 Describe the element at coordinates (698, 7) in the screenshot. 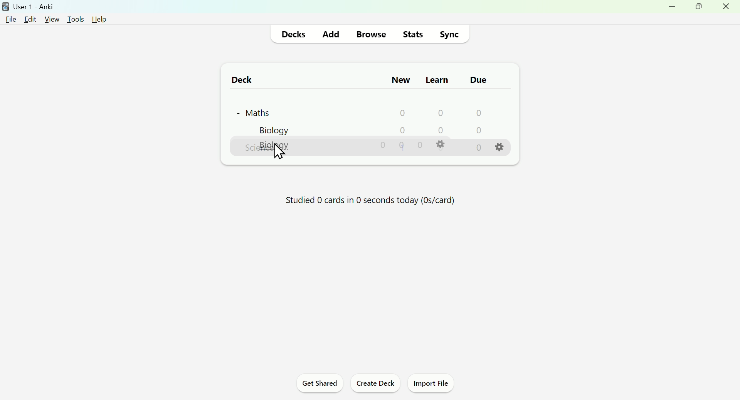

I see `maximize` at that location.